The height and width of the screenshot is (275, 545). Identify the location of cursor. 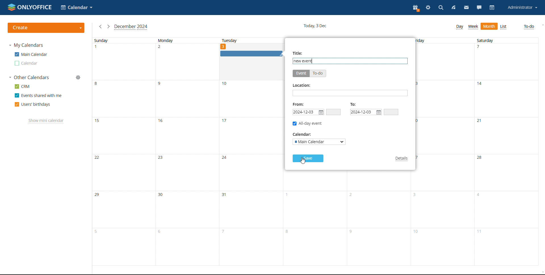
(303, 161).